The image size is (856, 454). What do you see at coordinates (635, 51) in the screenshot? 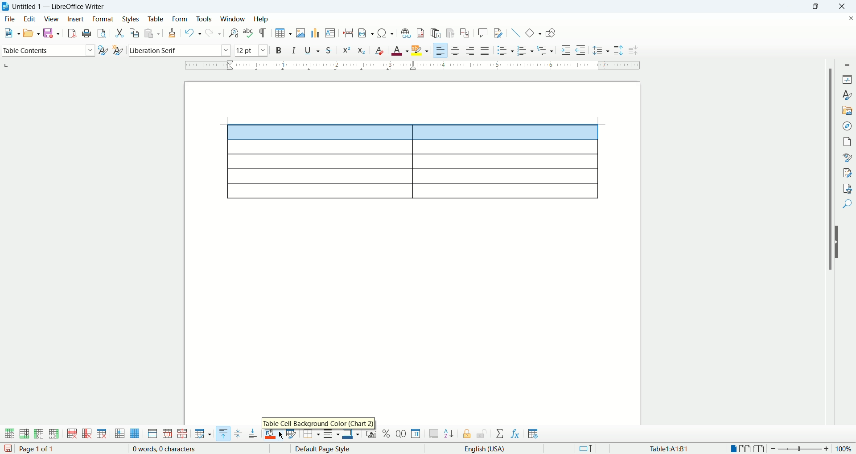
I see `decrease paragraph spacing` at bounding box center [635, 51].